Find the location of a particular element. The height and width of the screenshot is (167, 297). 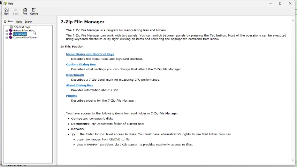

Describes a 7-zip Benchmark for measuring CPU performance is located at coordinates (117, 80).